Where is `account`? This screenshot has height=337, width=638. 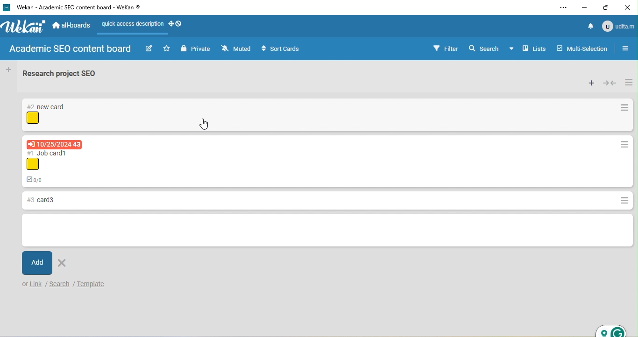
account is located at coordinates (617, 26).